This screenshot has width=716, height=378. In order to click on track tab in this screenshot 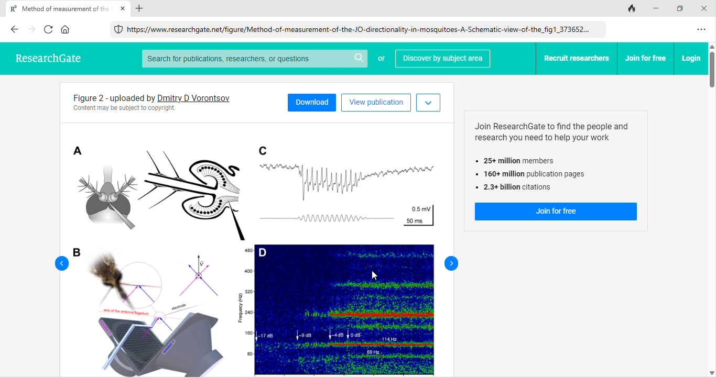, I will do `click(632, 9)`.